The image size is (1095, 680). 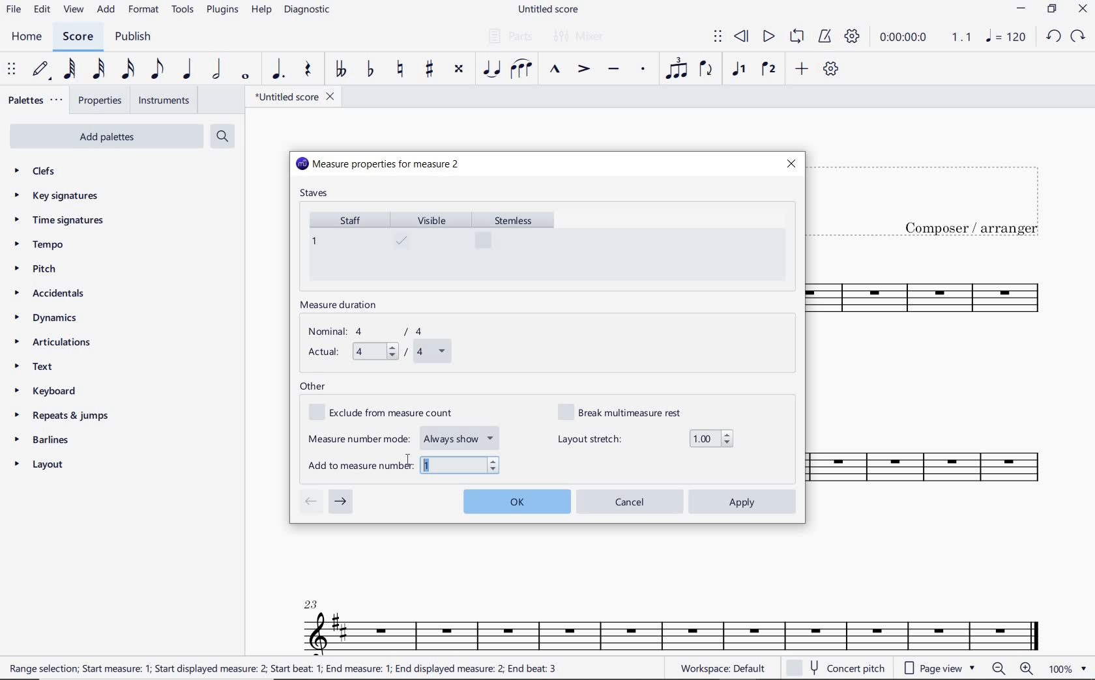 I want to click on ADD PALETTES, so click(x=105, y=135).